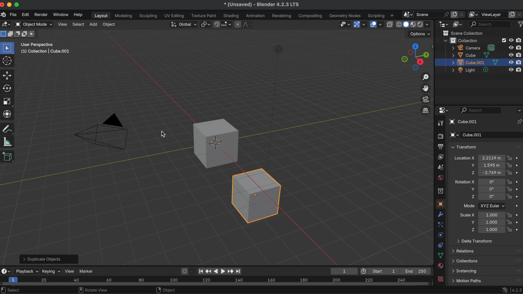  I want to click on animate property, so click(519, 165).